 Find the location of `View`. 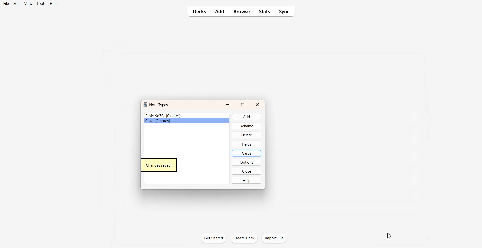

View is located at coordinates (28, 3).